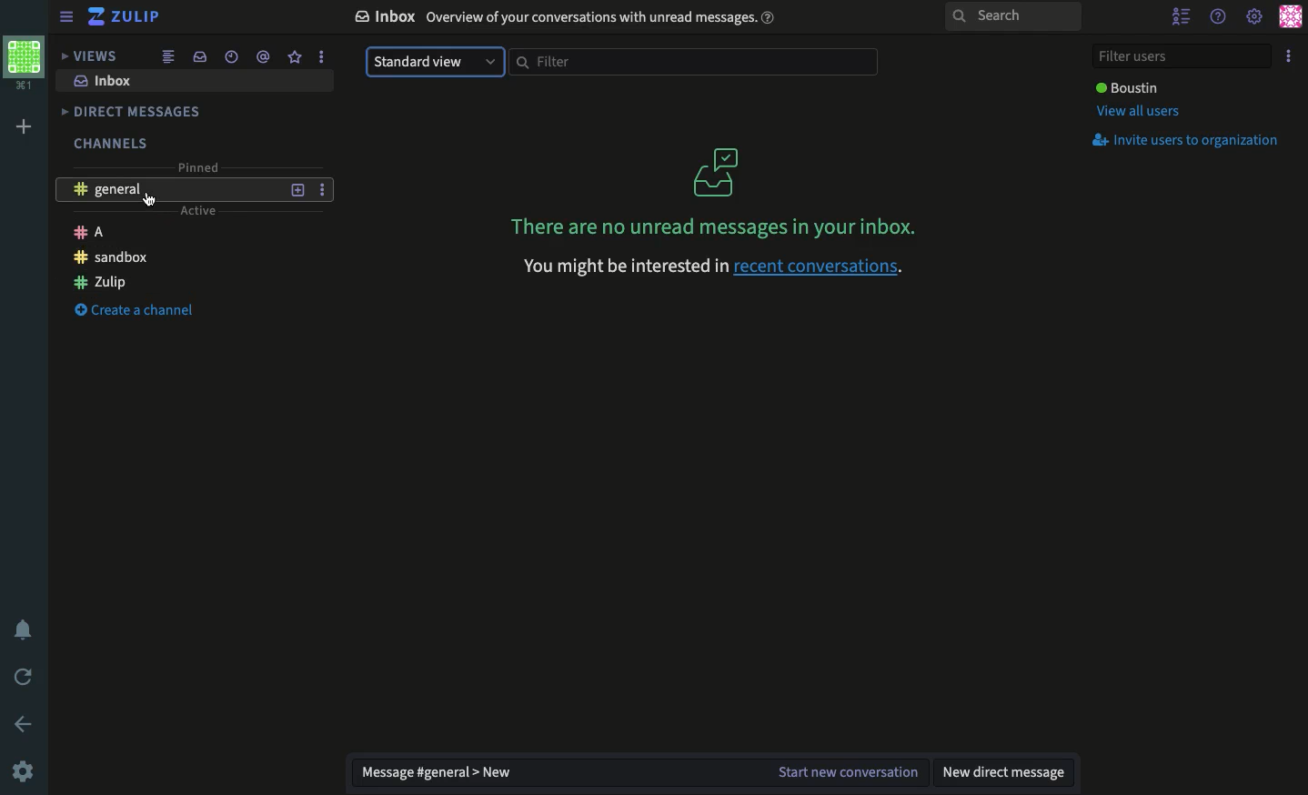  What do you see at coordinates (1008, 773) in the screenshot?
I see `New DM` at bounding box center [1008, 773].